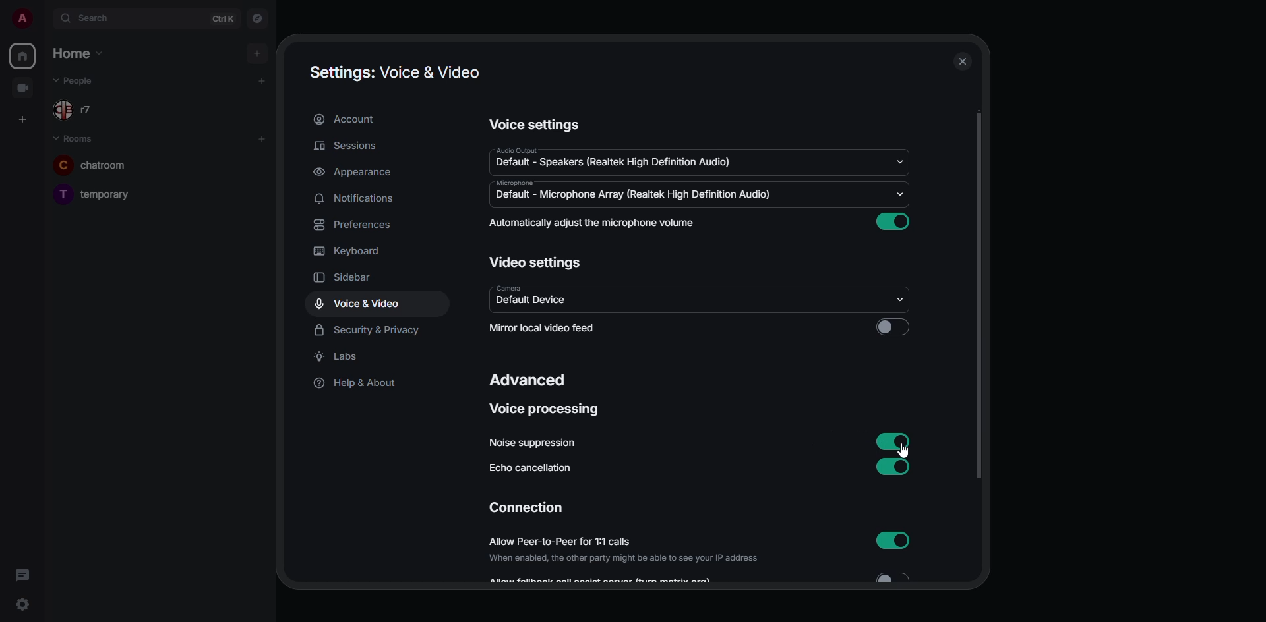 This screenshot has height=622, width=1266. I want to click on home, so click(24, 54).